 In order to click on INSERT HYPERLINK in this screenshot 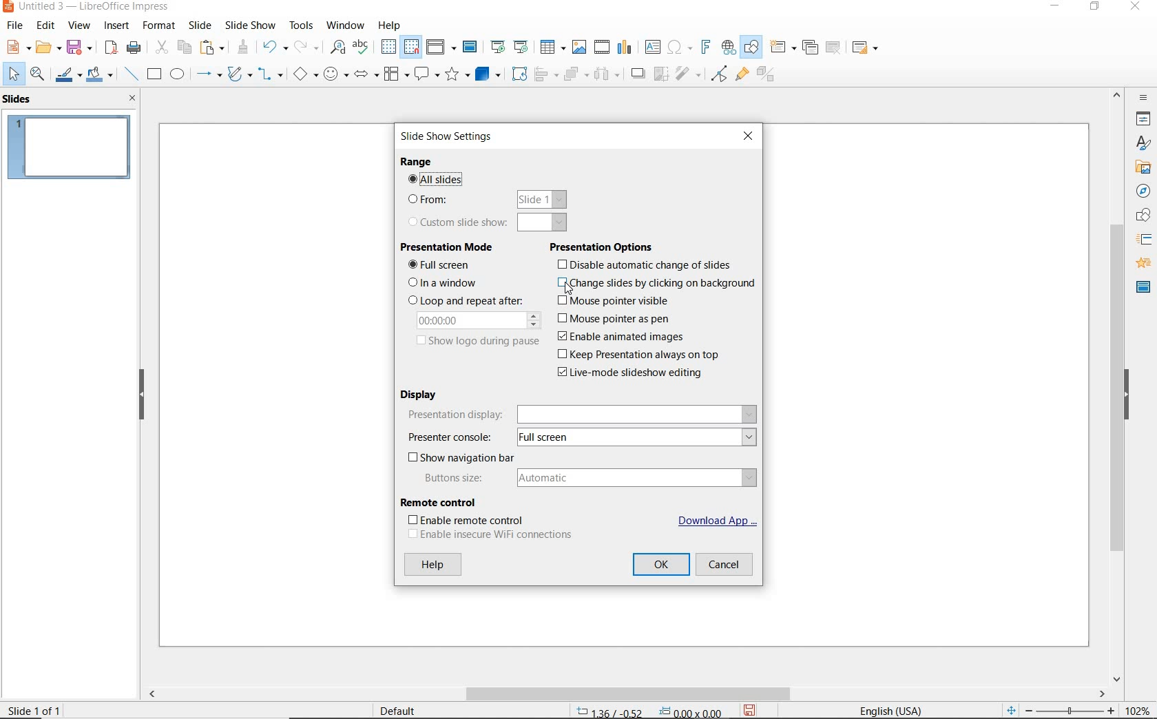, I will do `click(727, 46)`.